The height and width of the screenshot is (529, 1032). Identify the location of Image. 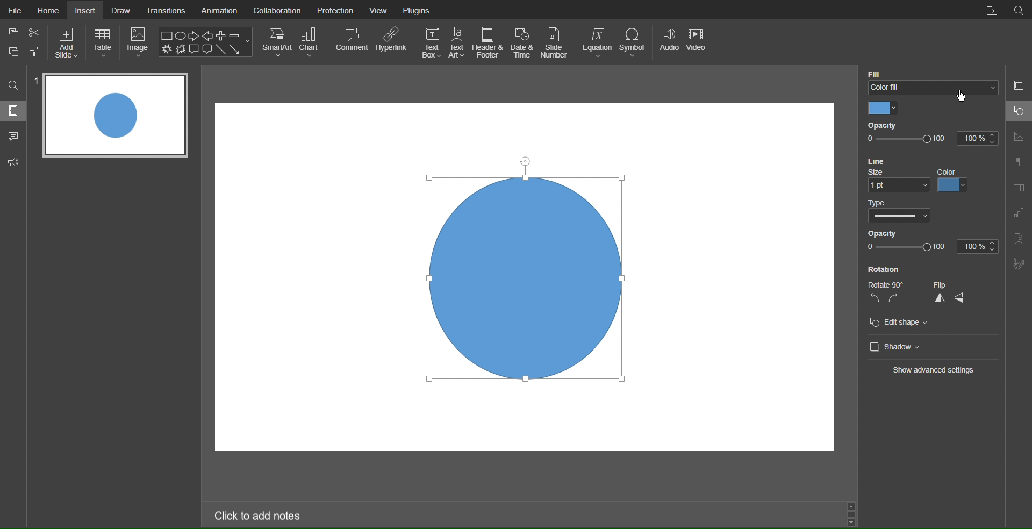
(139, 42).